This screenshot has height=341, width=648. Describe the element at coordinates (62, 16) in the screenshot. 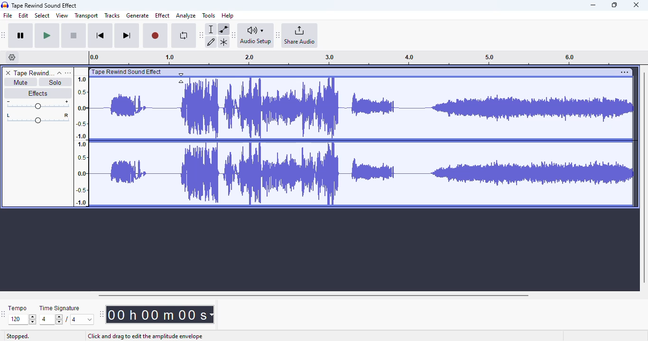

I see `view` at that location.